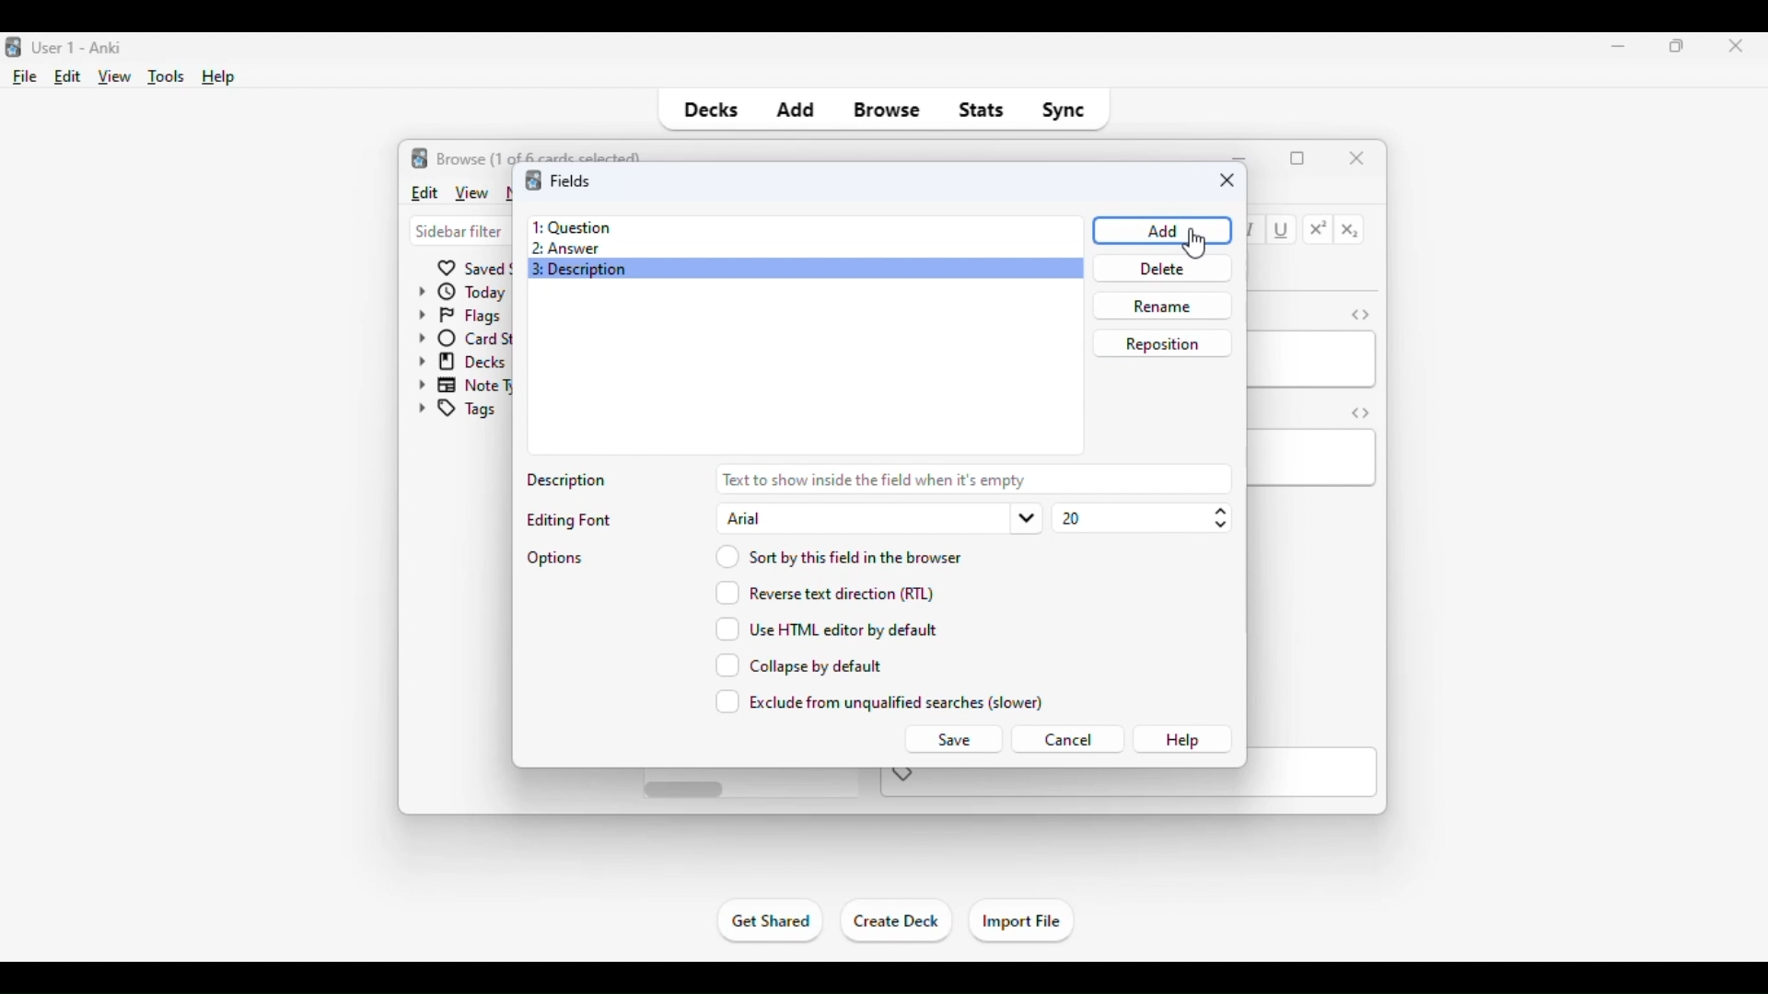 Image resolution: width=1768 pixels, height=994 pixels. What do you see at coordinates (973, 479) in the screenshot?
I see `text to show inside the field when it's empty` at bounding box center [973, 479].